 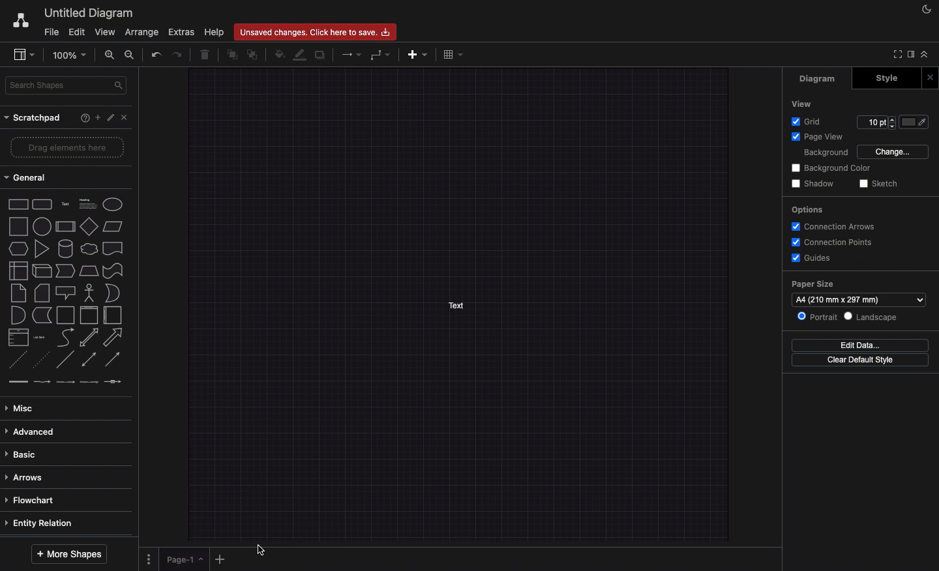 I want to click on Drag elements here, so click(x=67, y=145).